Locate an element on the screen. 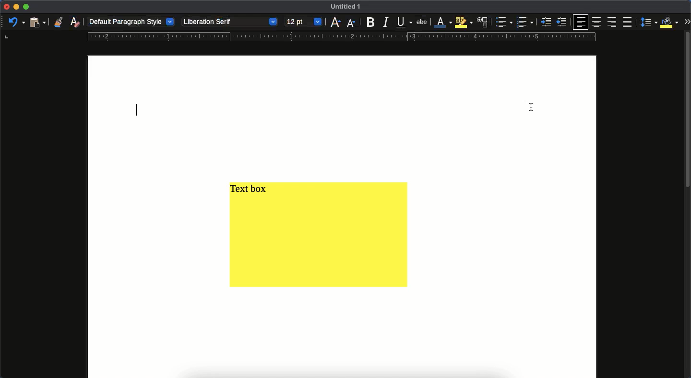 This screenshot has height=378, width=691. unindent is located at coordinates (563, 23).